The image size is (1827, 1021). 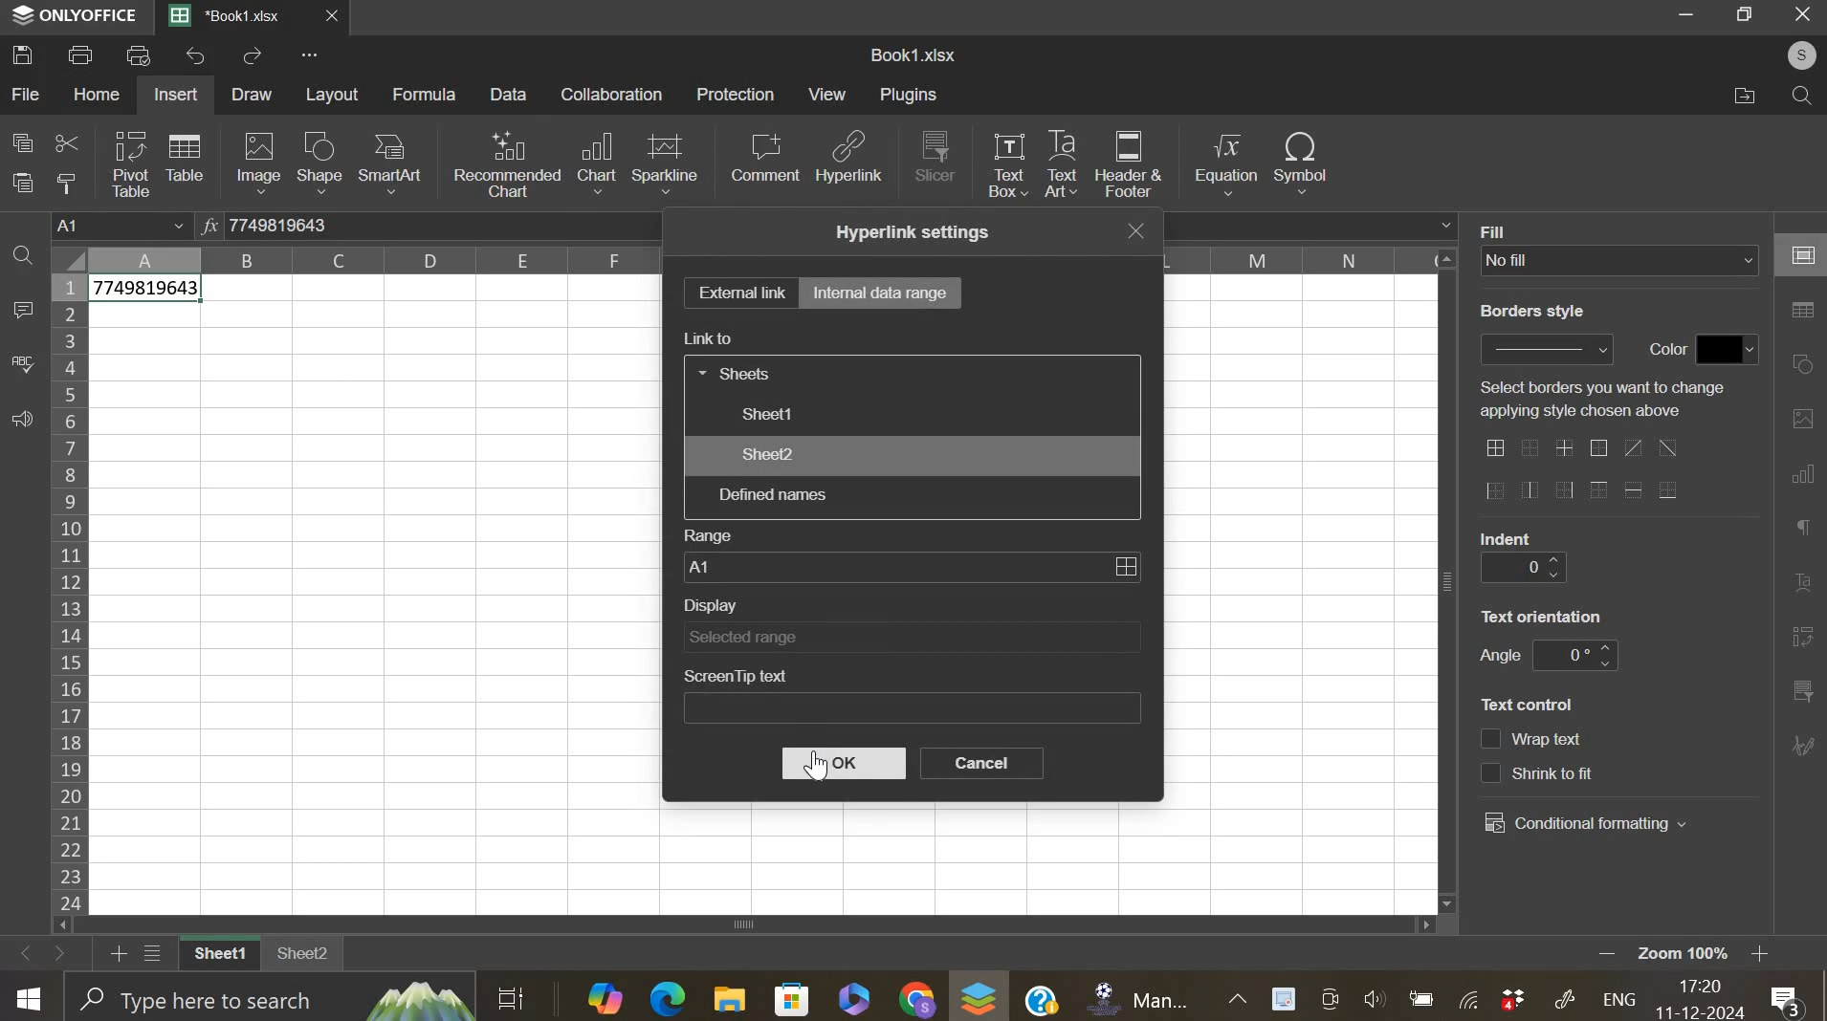 What do you see at coordinates (158, 955) in the screenshot?
I see `list sheets` at bounding box center [158, 955].